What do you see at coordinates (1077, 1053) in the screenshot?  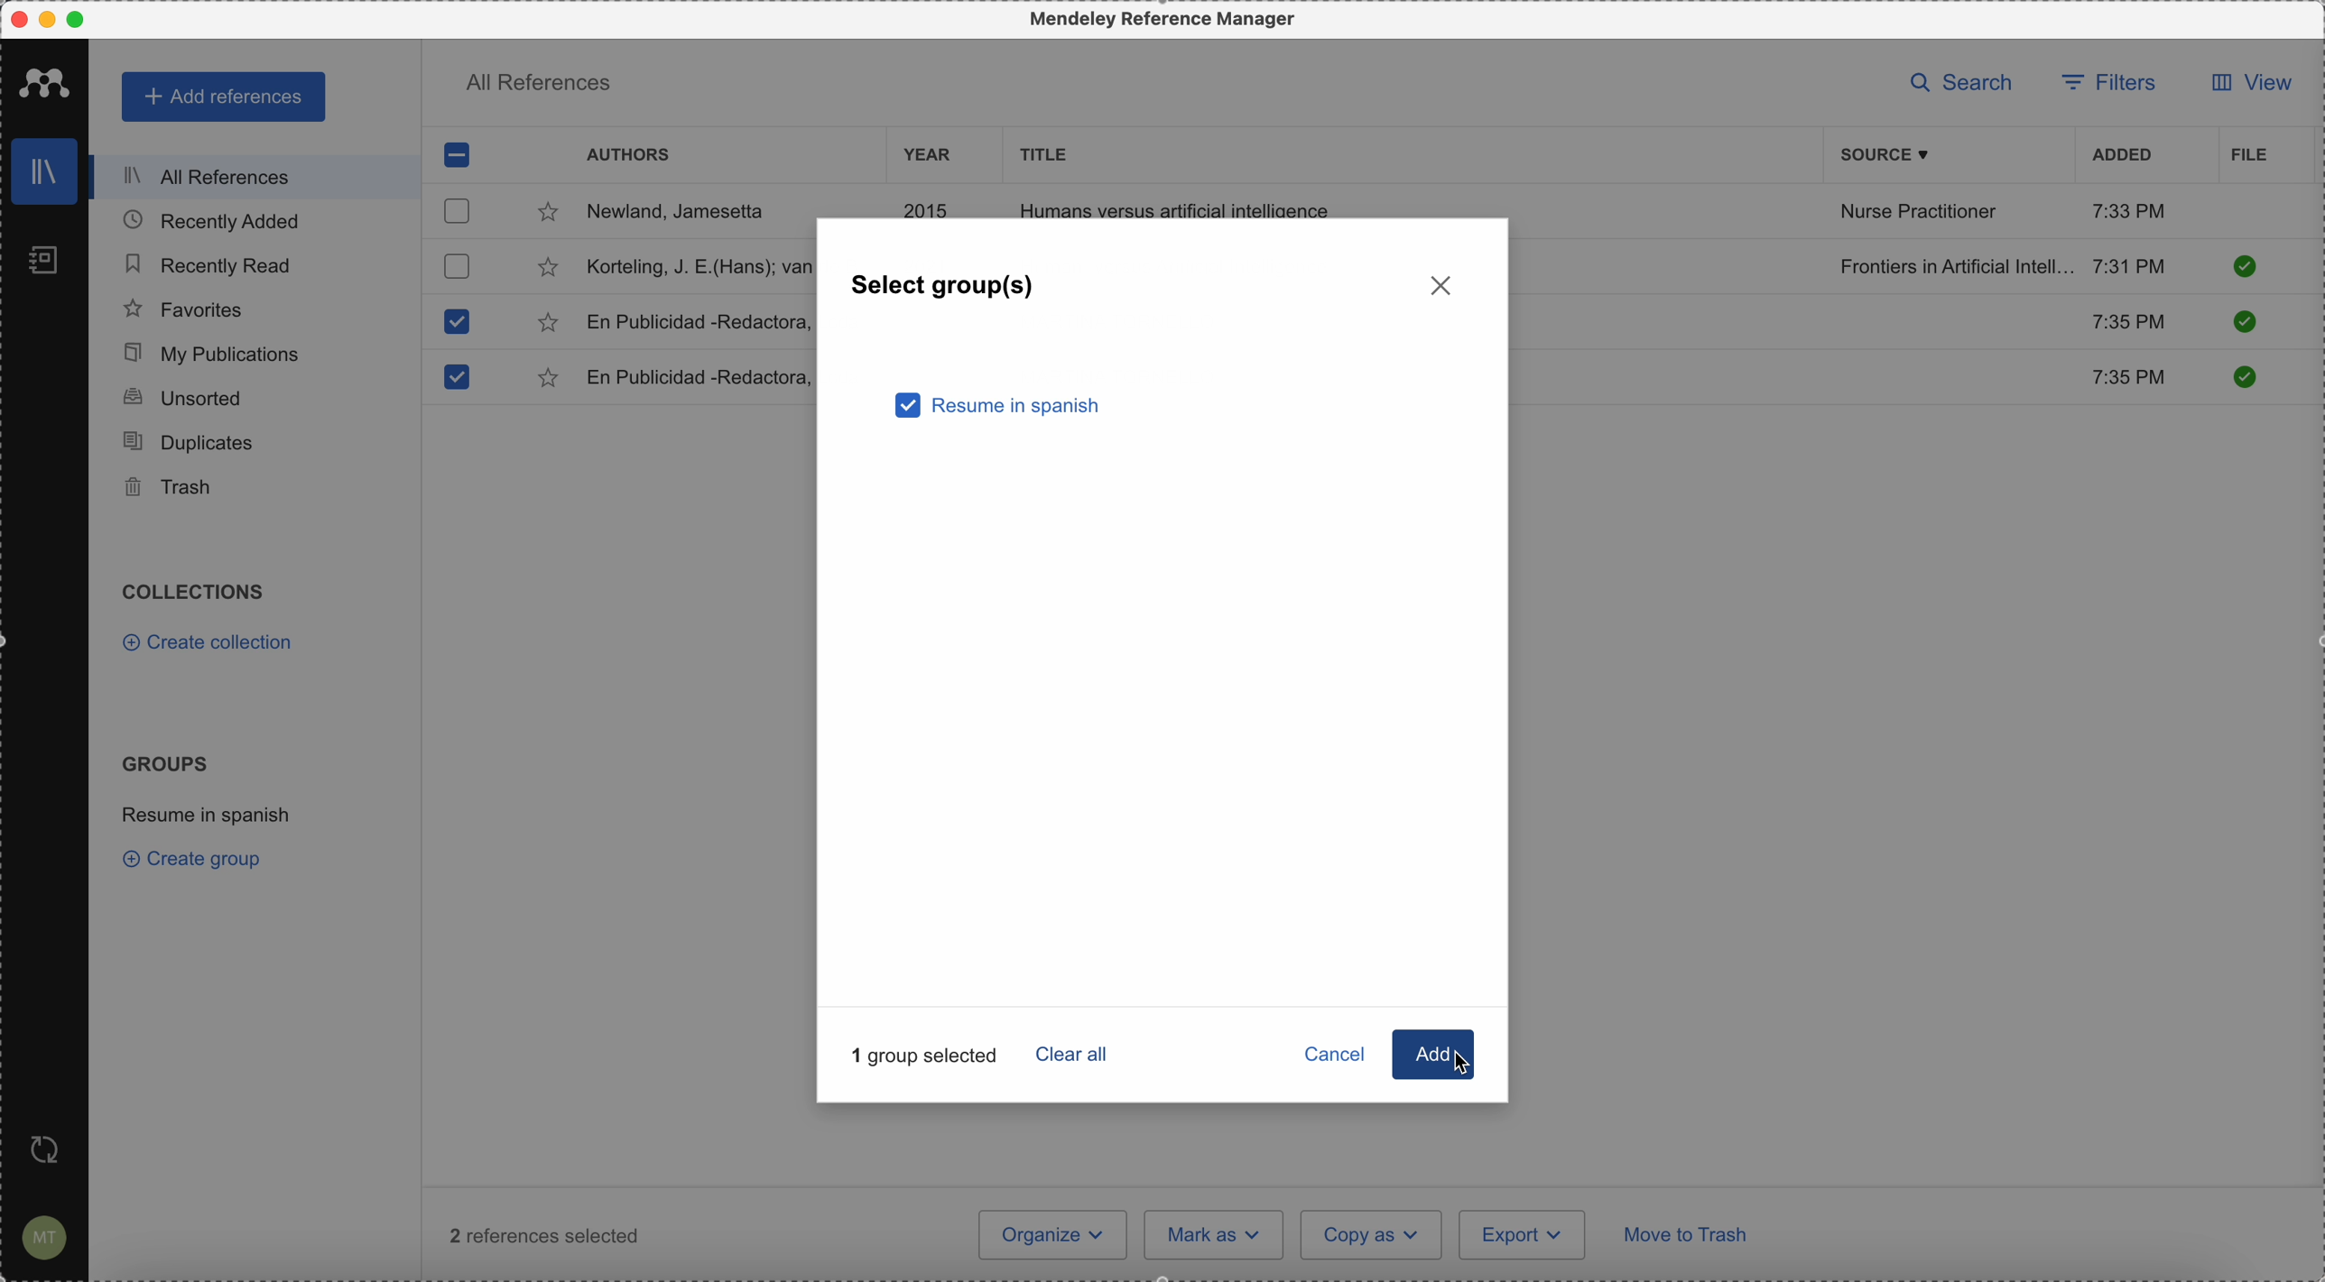 I see `clear all` at bounding box center [1077, 1053].